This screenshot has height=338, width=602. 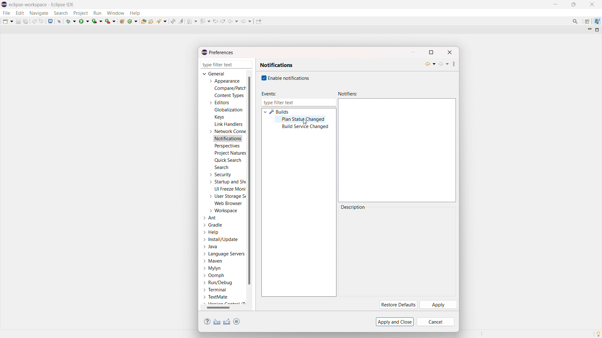 What do you see at coordinates (215, 290) in the screenshot?
I see `terminal` at bounding box center [215, 290].